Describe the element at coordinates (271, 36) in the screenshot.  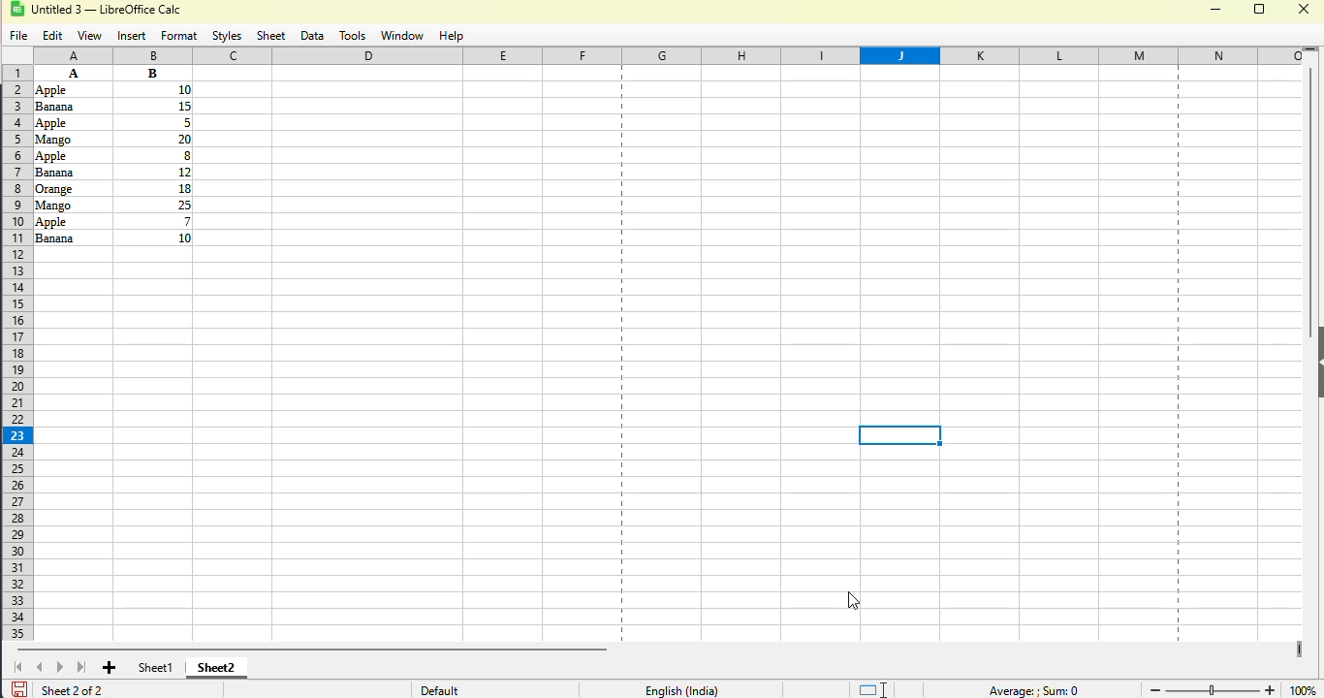
I see `sheet` at that location.